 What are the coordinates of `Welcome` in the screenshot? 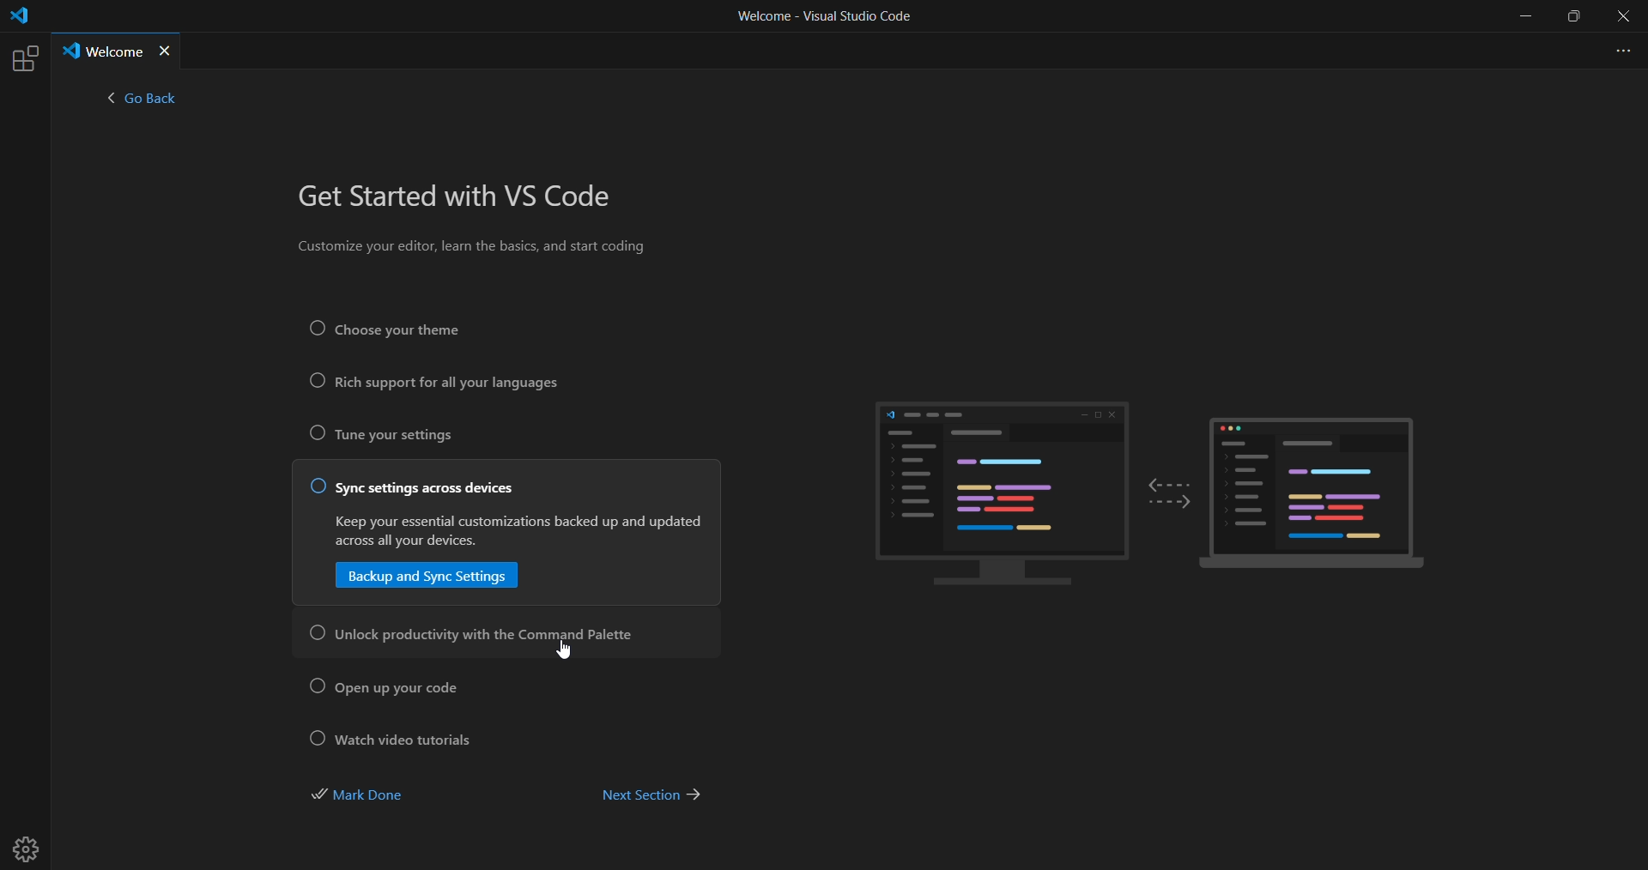 It's located at (101, 51).